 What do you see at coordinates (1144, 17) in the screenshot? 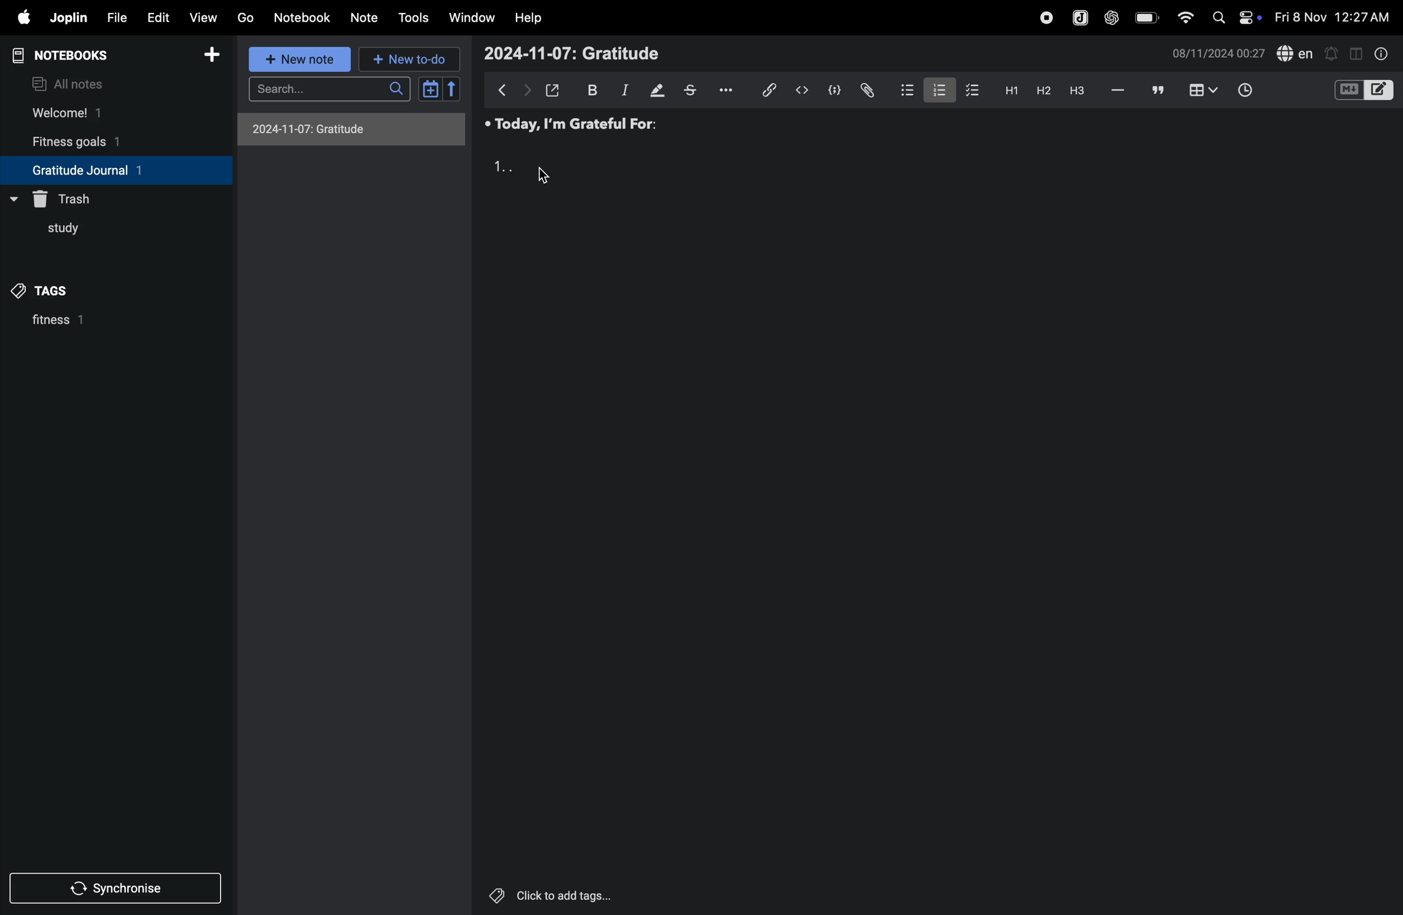
I see `battery` at bounding box center [1144, 17].